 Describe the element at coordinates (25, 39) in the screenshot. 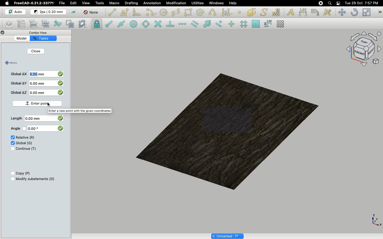

I see `Model` at that location.